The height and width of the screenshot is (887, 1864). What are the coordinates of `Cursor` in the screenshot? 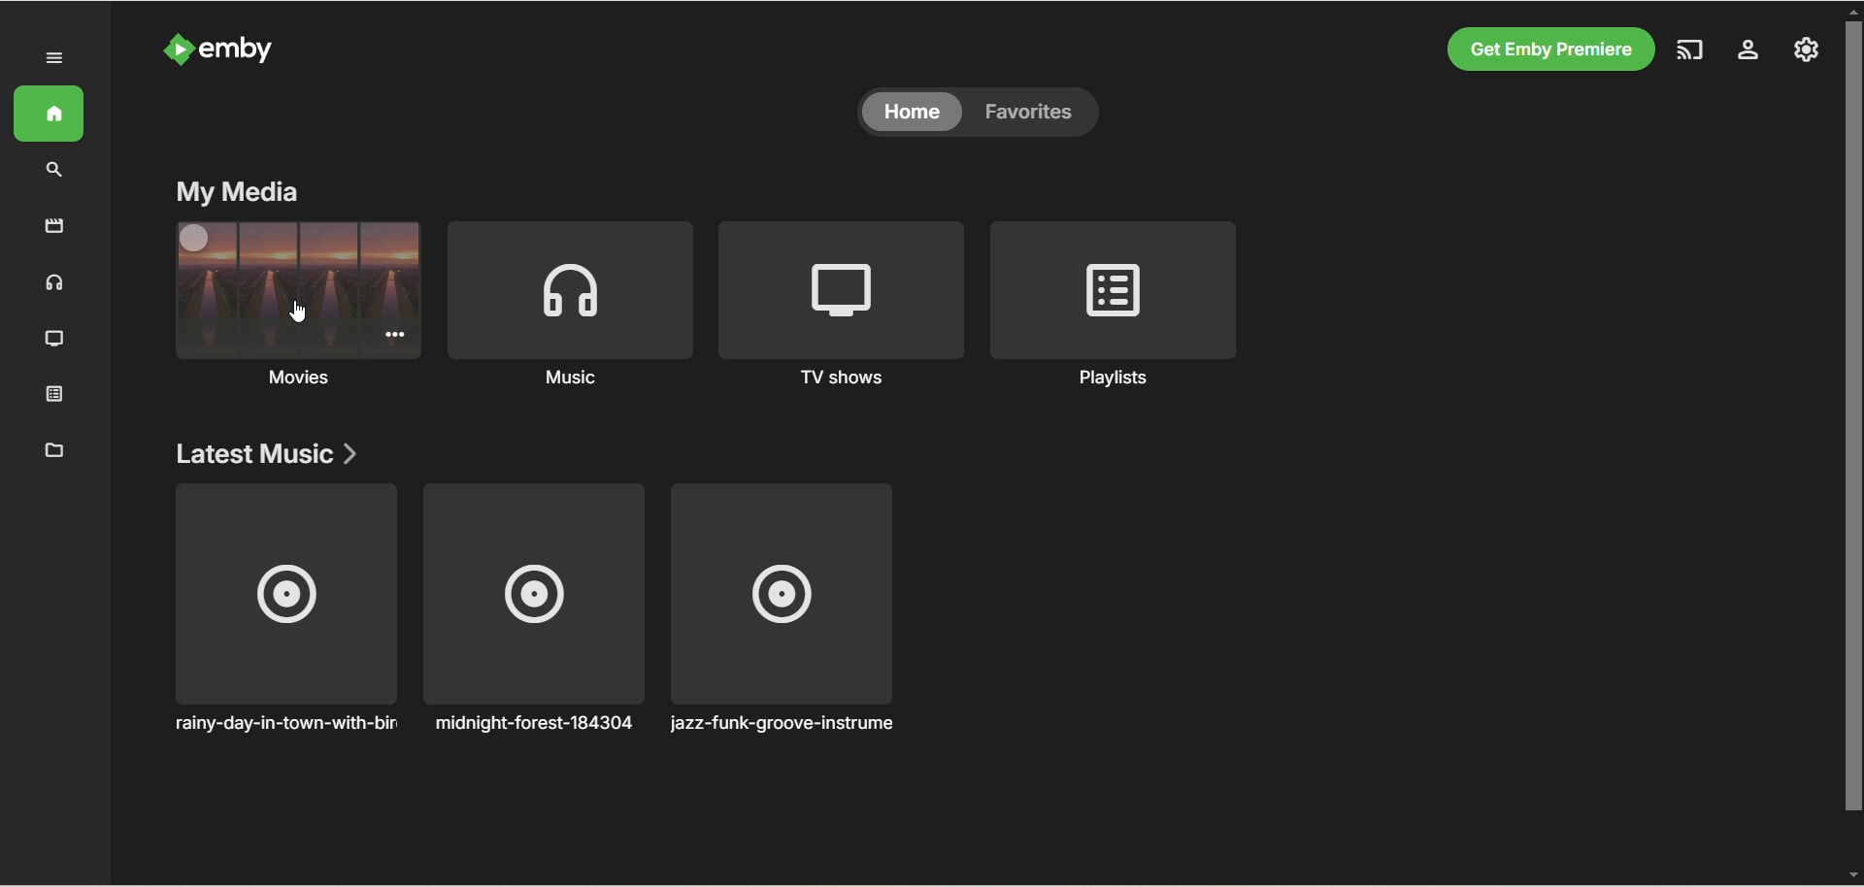 It's located at (298, 311).